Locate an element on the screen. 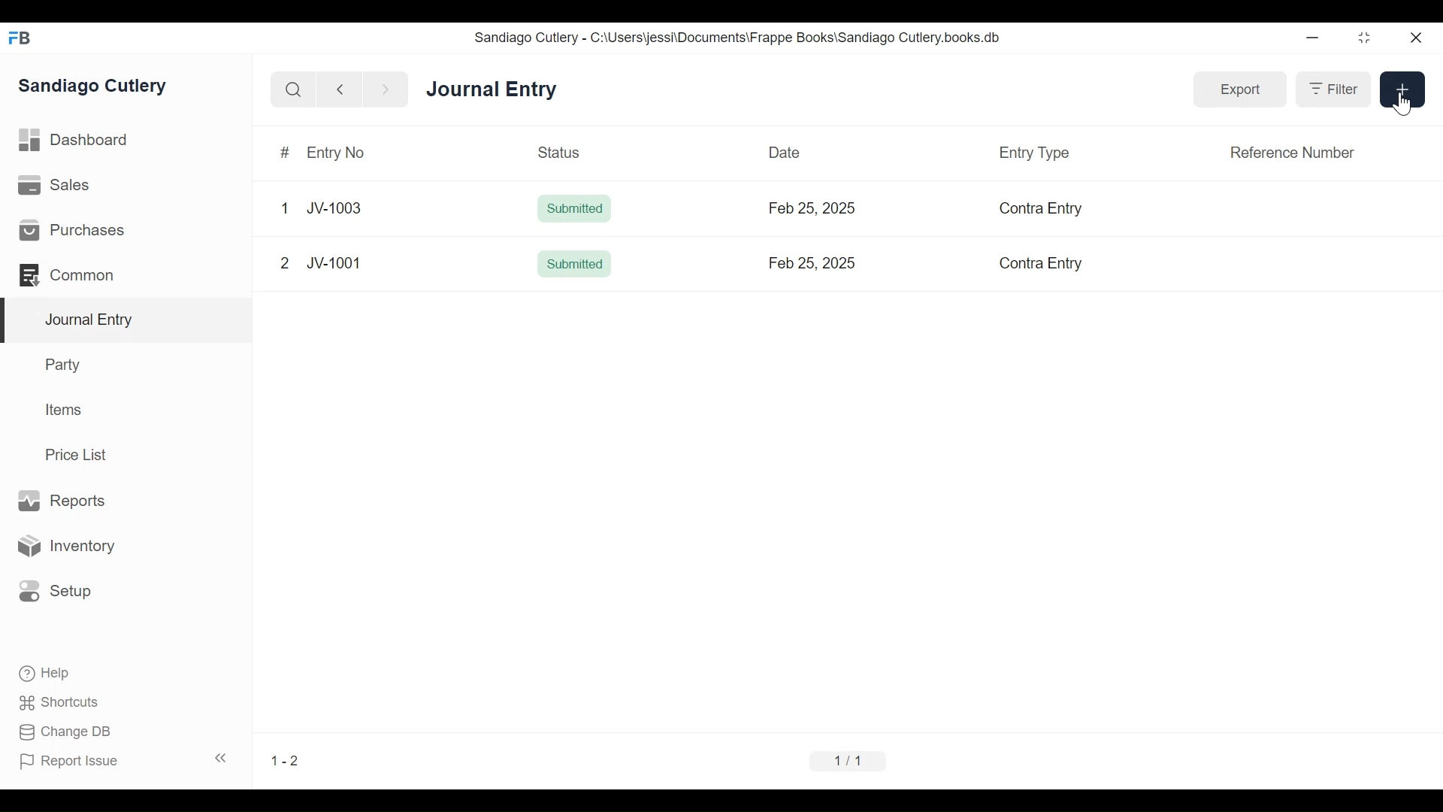 The height and width of the screenshot is (812, 1443). Contra Entry is located at coordinates (1031, 265).